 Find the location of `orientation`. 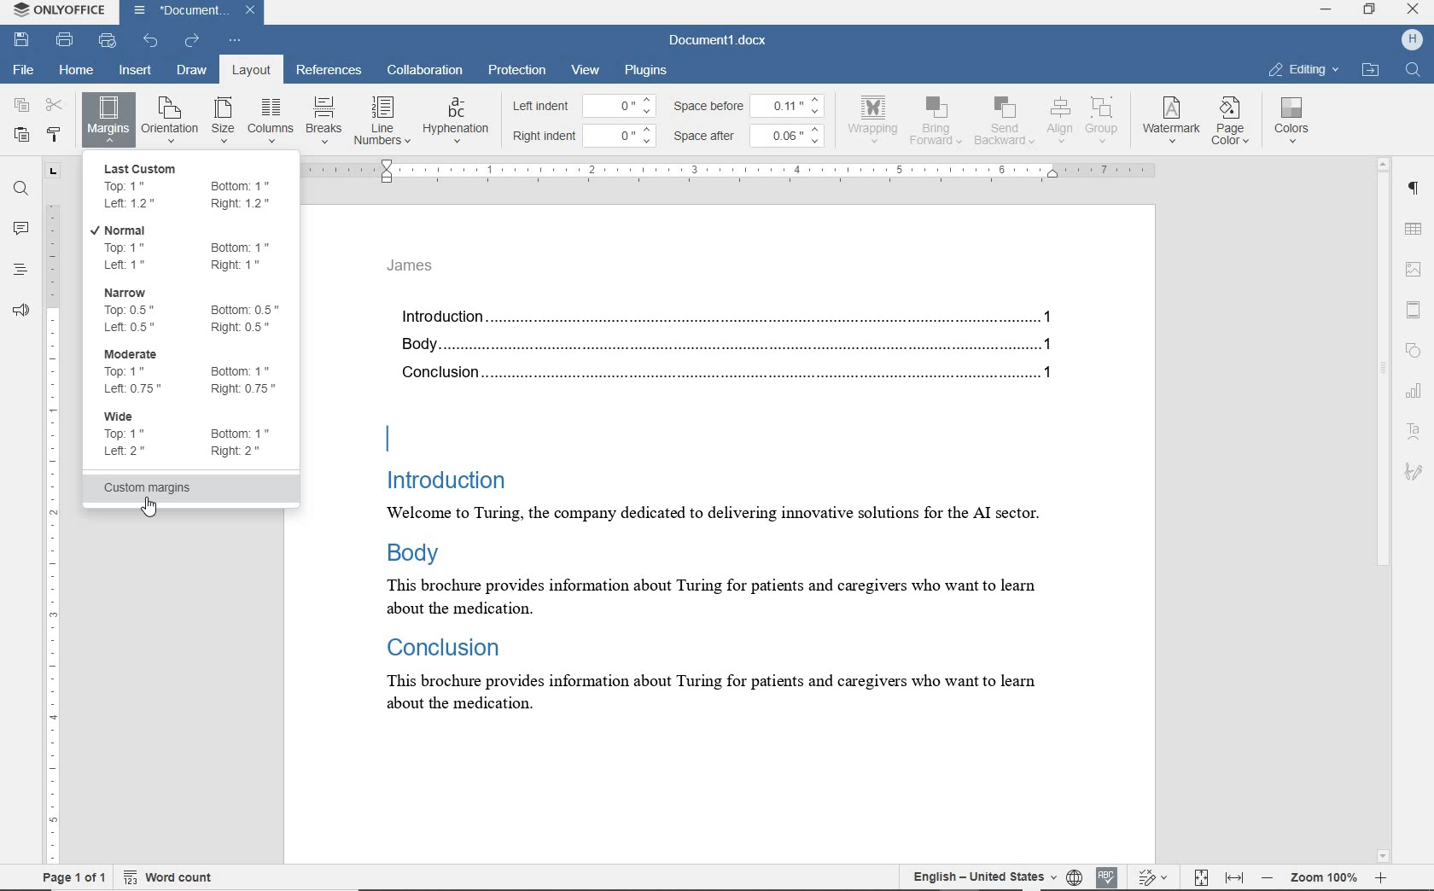

orientation is located at coordinates (170, 119).